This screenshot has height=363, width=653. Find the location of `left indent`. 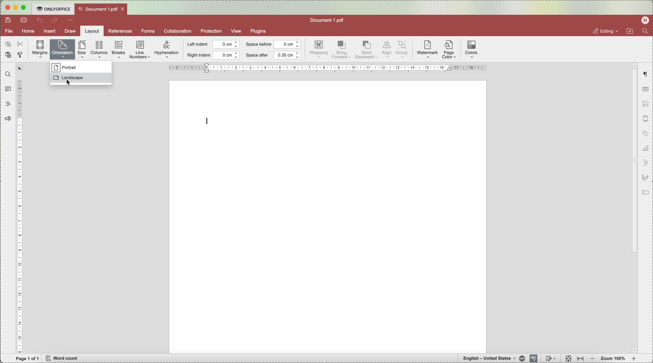

left indent is located at coordinates (214, 45).